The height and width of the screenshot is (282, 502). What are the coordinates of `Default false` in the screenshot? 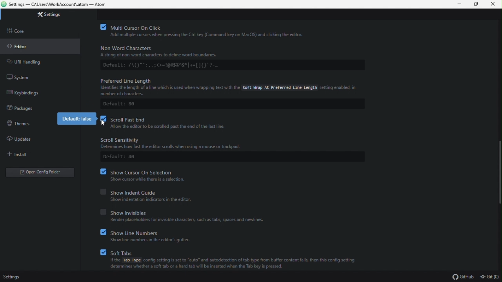 It's located at (76, 119).